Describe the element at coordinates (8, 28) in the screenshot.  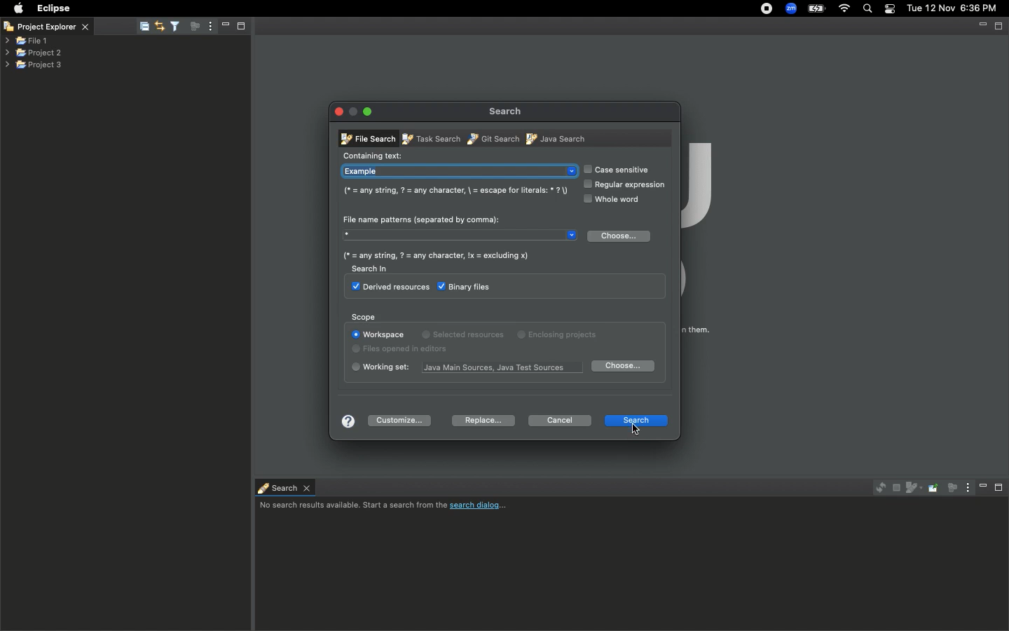
I see `Close` at that location.